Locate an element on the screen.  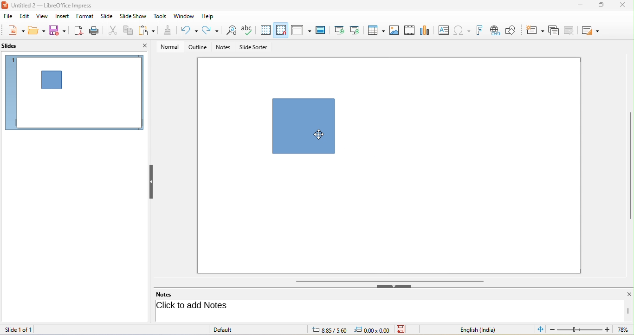
open is located at coordinates (37, 32).